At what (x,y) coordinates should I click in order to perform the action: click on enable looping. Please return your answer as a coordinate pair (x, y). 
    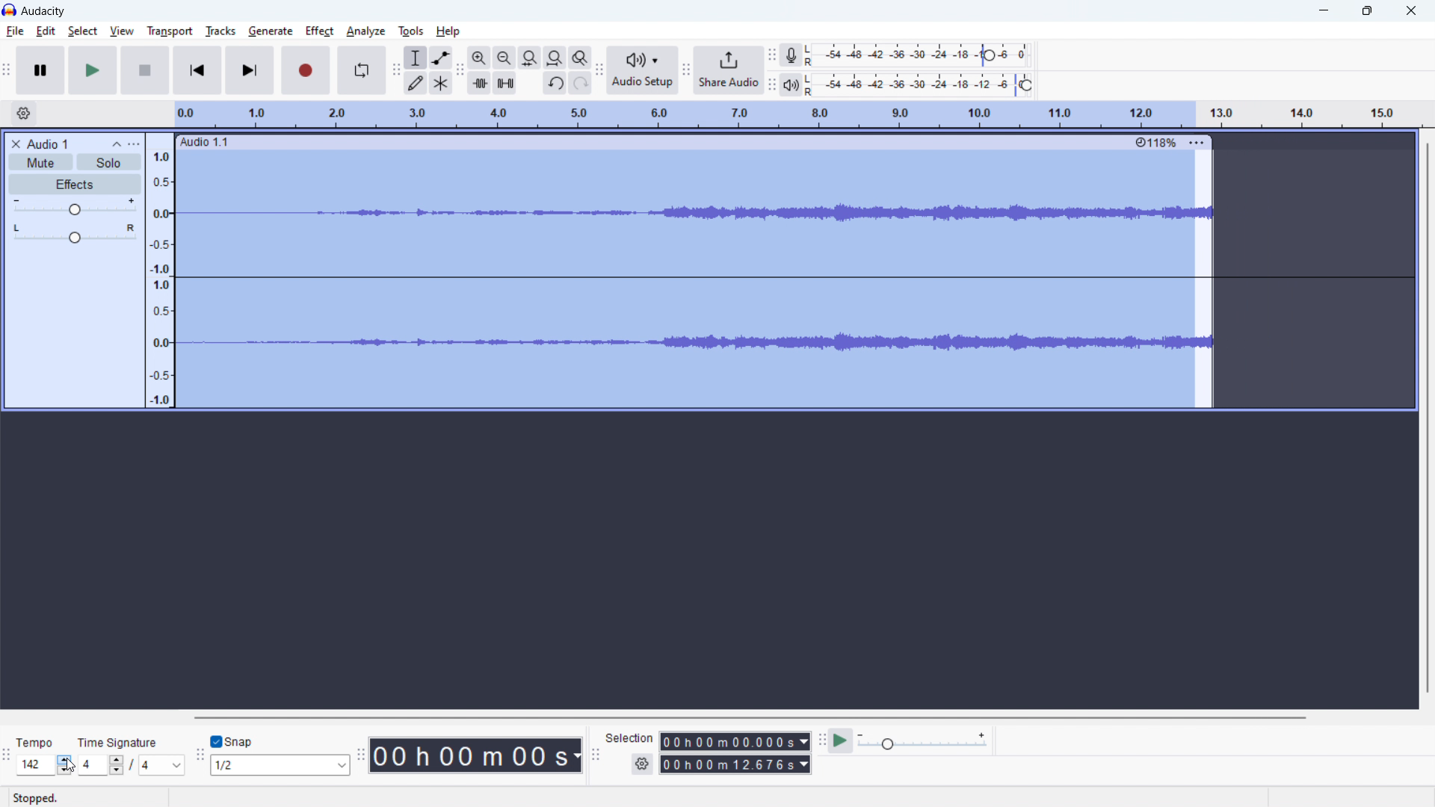
    Looking at the image, I should click on (362, 70).